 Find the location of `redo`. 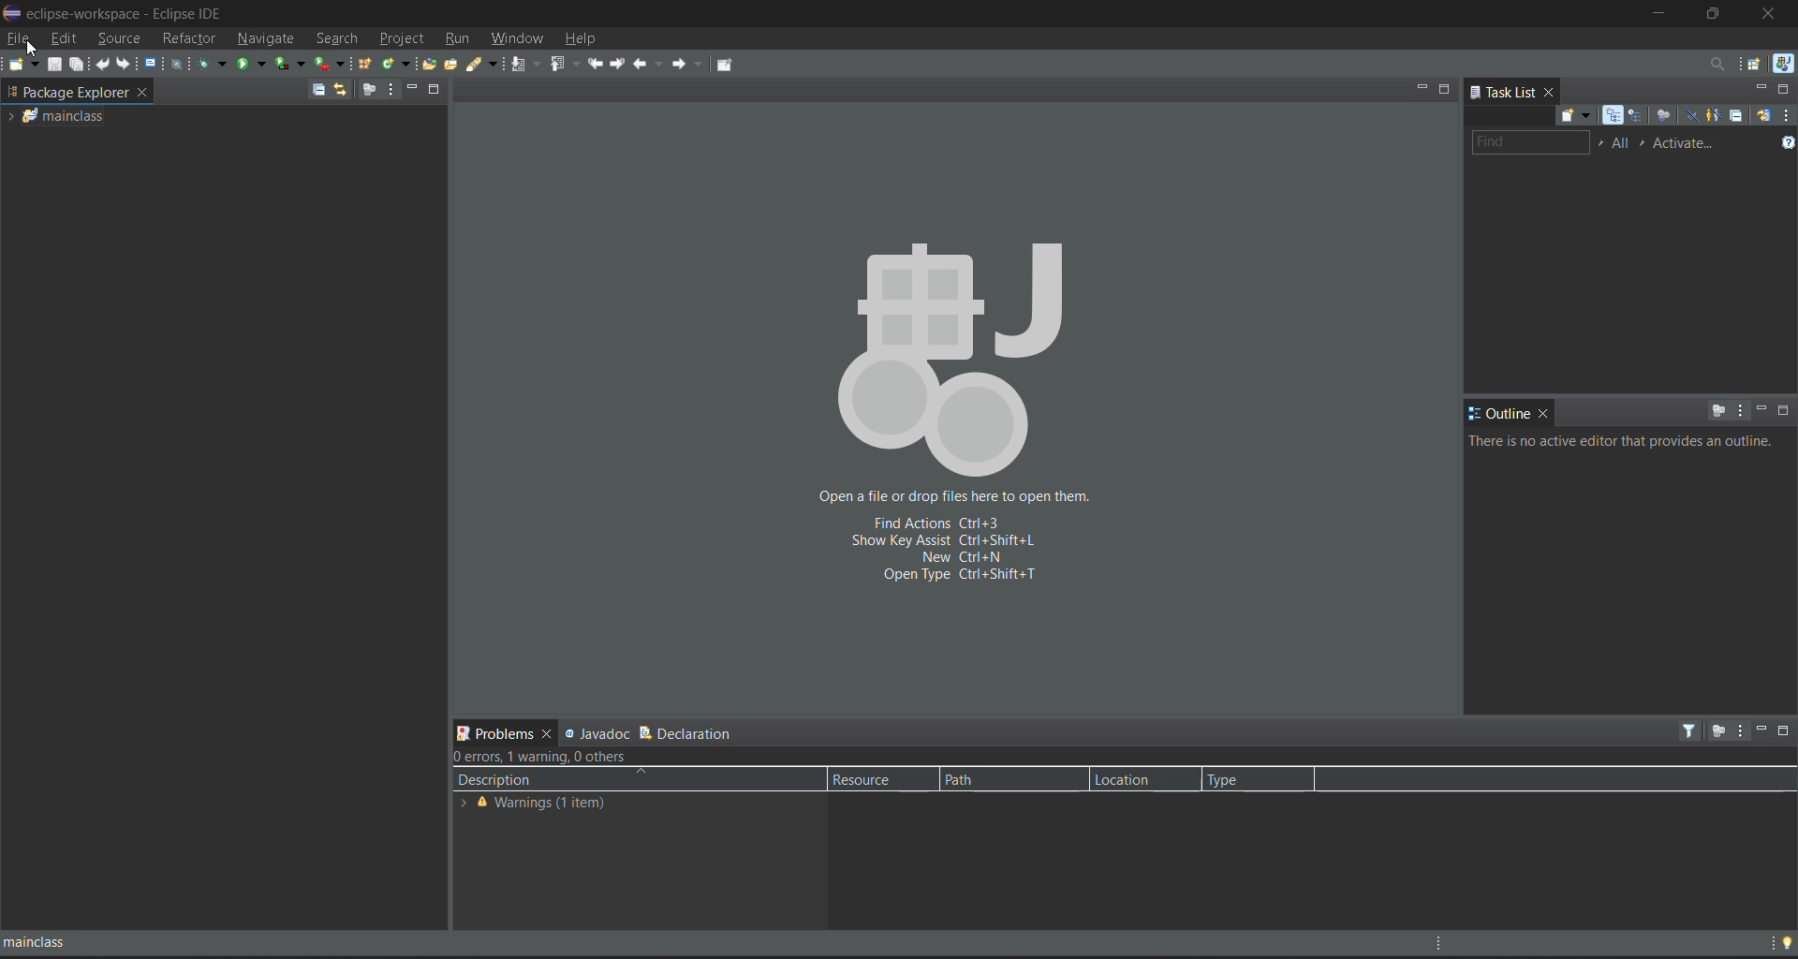

redo is located at coordinates (125, 63).